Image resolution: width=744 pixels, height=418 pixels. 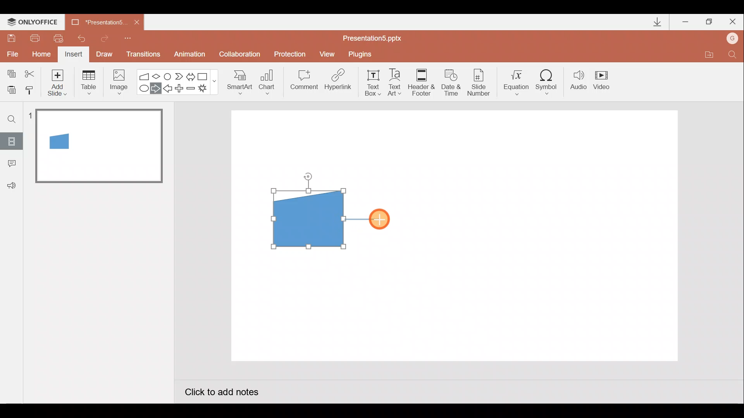 What do you see at coordinates (481, 82) in the screenshot?
I see `Slide number` at bounding box center [481, 82].